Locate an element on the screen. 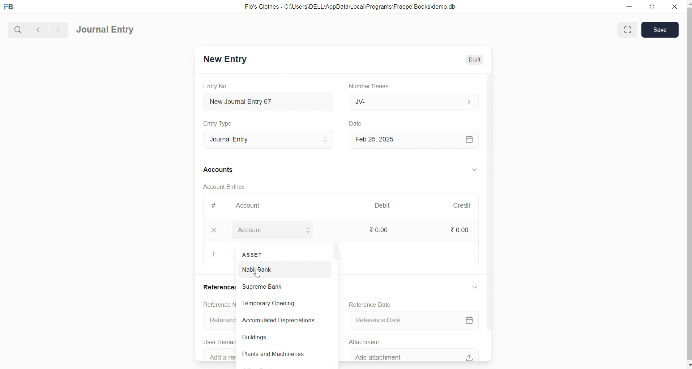 The width and height of the screenshot is (692, 369). Account is located at coordinates (253, 206).